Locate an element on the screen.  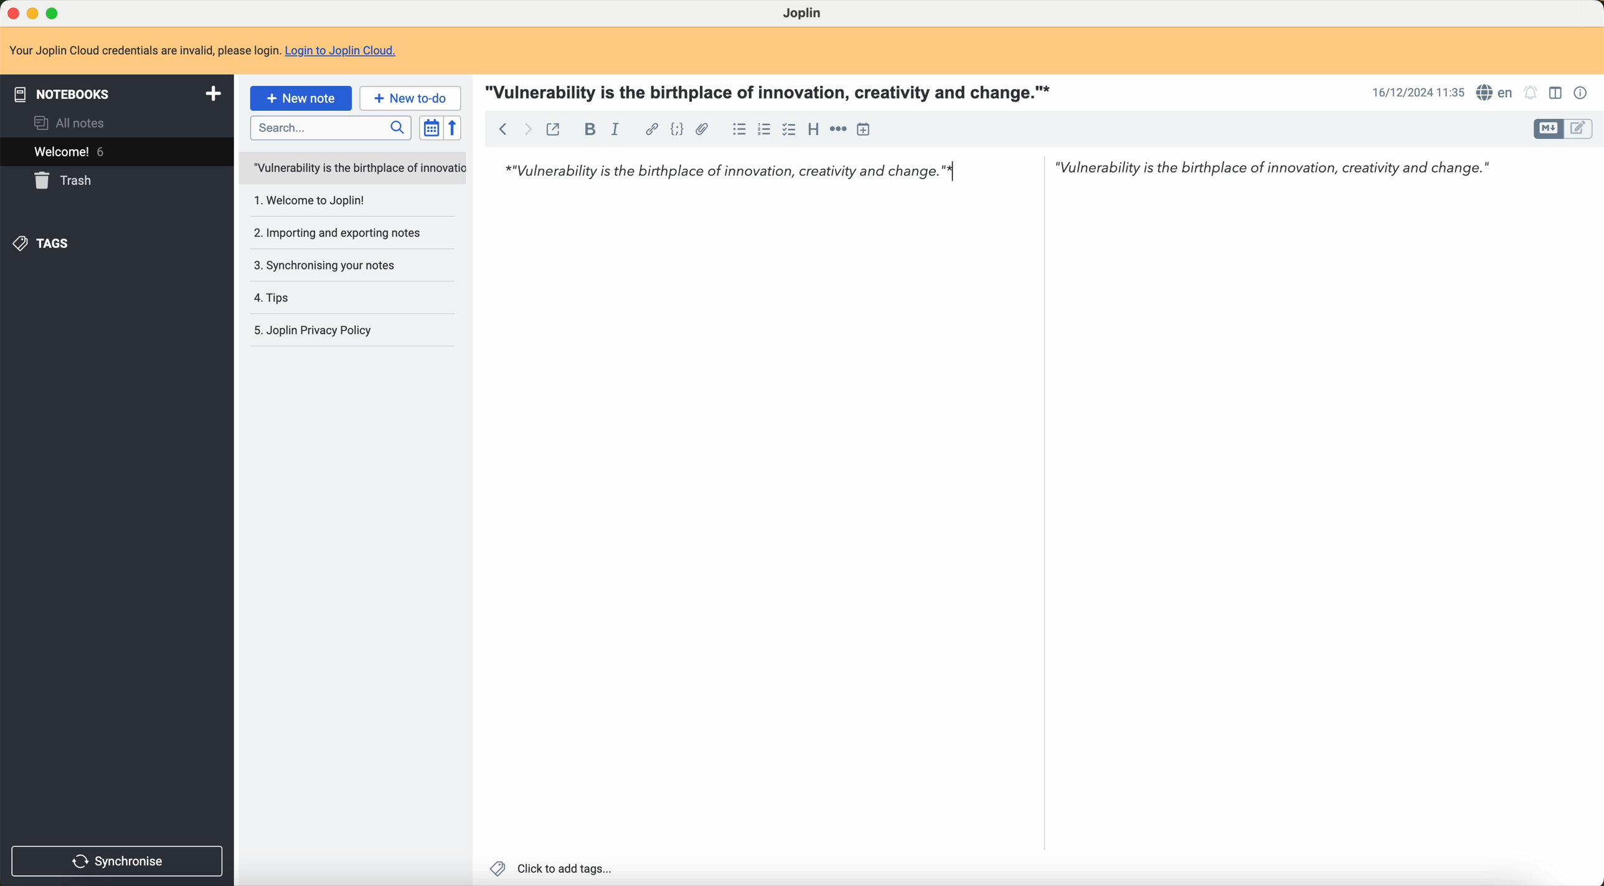
click to add tags is located at coordinates (552, 868).